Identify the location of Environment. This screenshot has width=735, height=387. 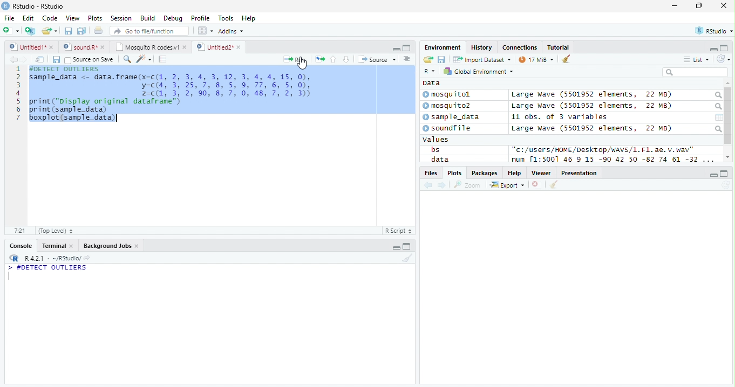
(443, 47).